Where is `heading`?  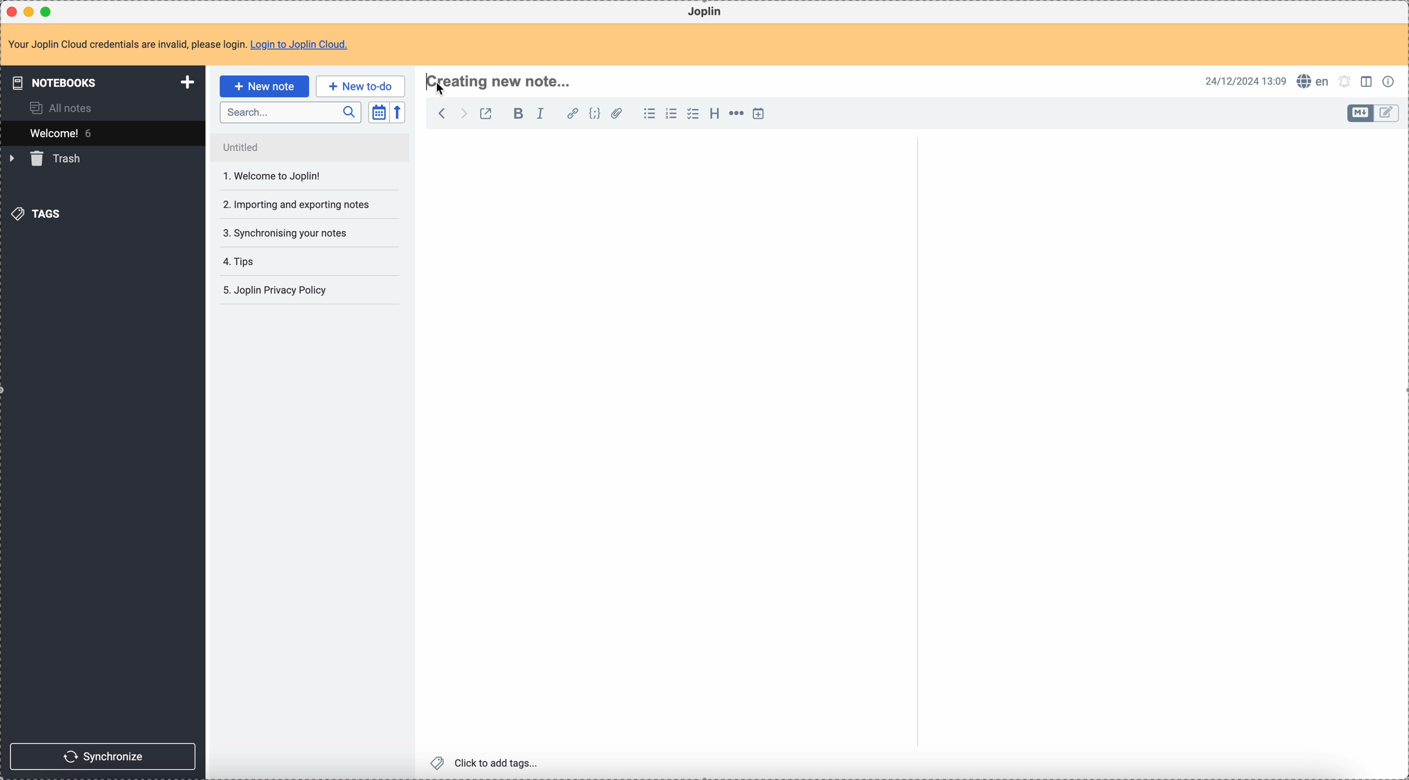 heading is located at coordinates (714, 113).